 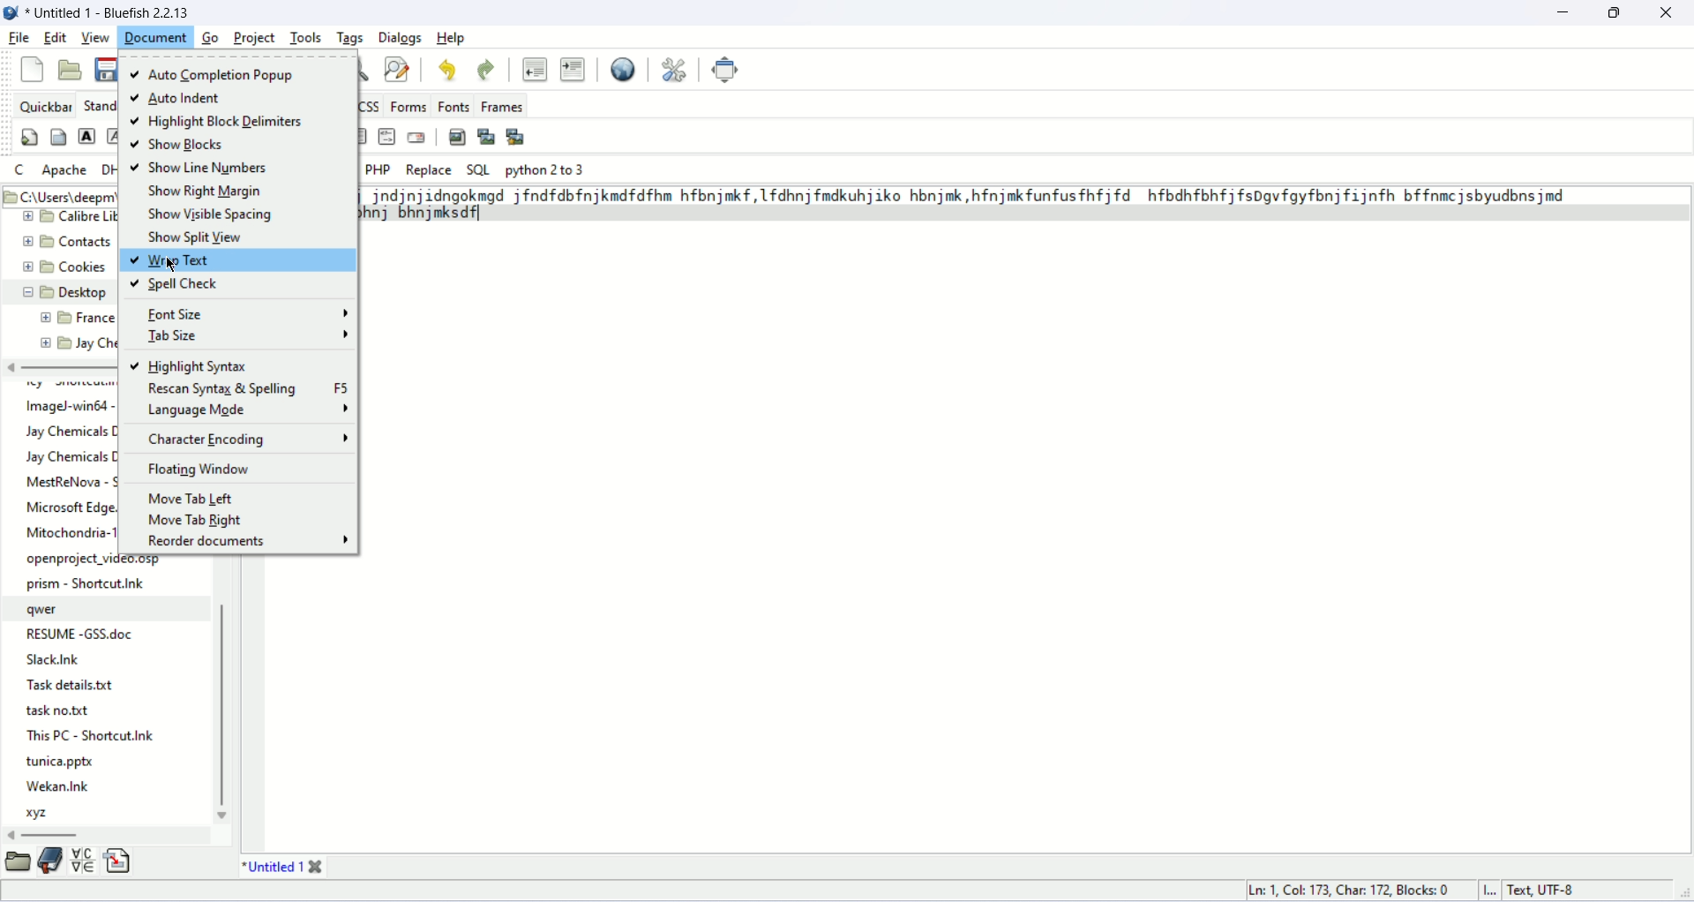 I want to click on email, so click(x=416, y=137).